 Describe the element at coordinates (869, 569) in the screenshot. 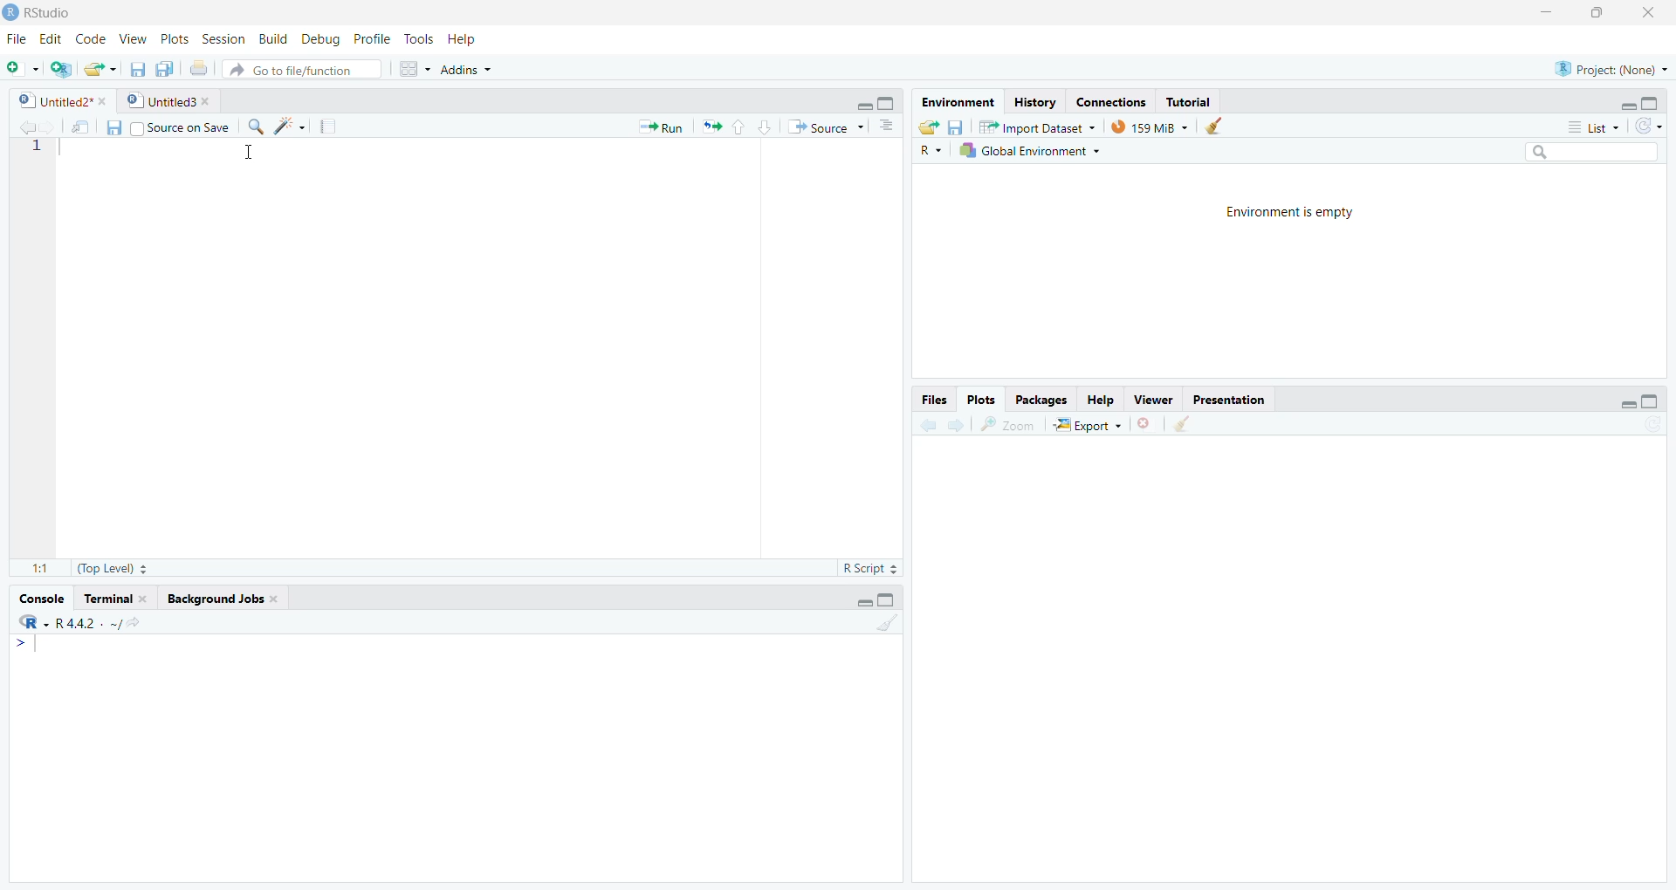

I see `R Script` at that location.